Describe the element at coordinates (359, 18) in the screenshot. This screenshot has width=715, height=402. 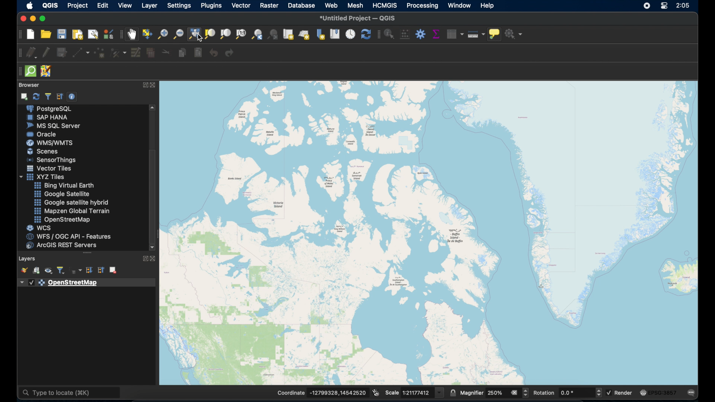
I see `untitled project - QGIS` at that location.